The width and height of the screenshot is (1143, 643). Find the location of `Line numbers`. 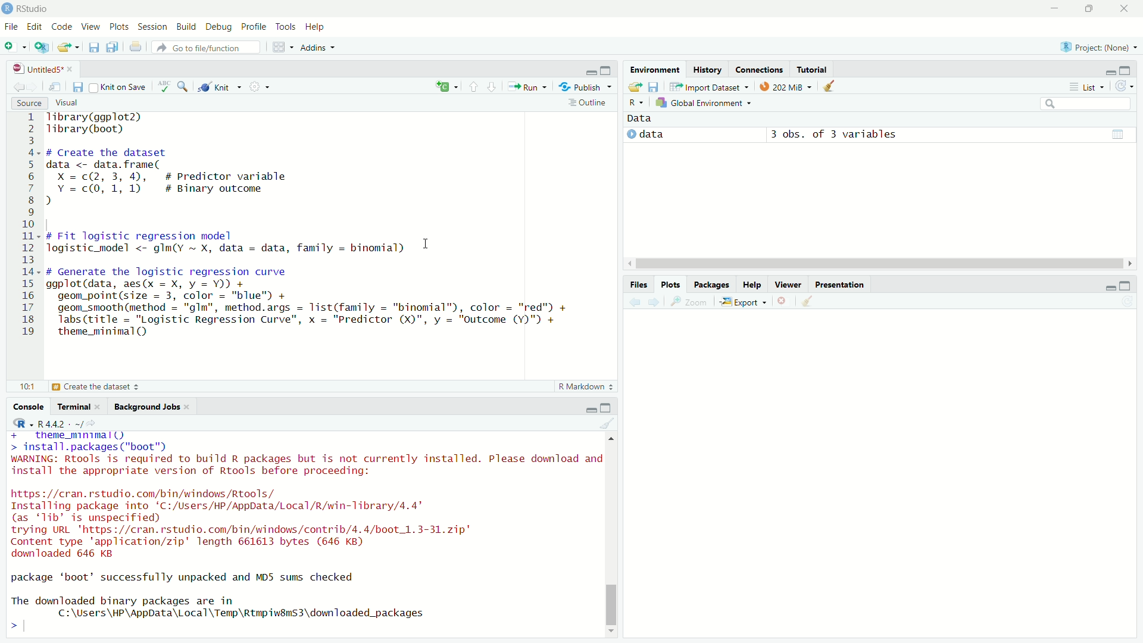

Line numbers is located at coordinates (25, 228).